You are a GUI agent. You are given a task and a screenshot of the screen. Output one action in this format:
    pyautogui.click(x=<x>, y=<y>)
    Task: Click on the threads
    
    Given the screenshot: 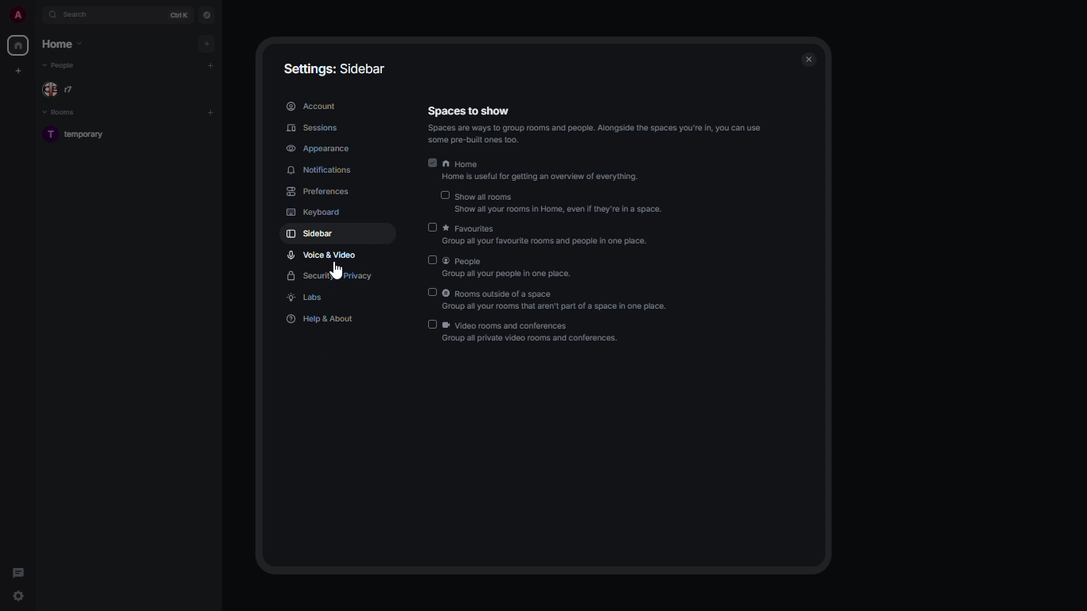 What is the action you would take?
    pyautogui.click(x=19, y=573)
    